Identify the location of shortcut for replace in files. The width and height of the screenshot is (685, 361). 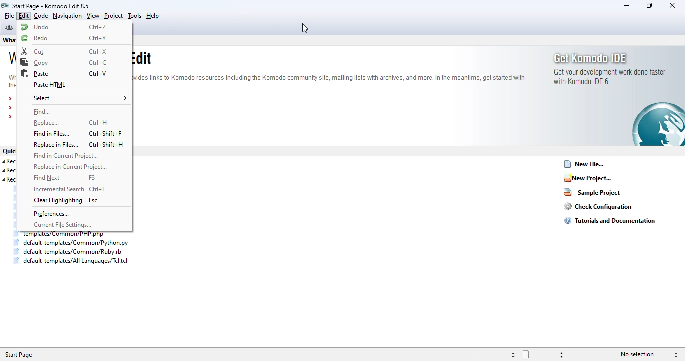
(106, 145).